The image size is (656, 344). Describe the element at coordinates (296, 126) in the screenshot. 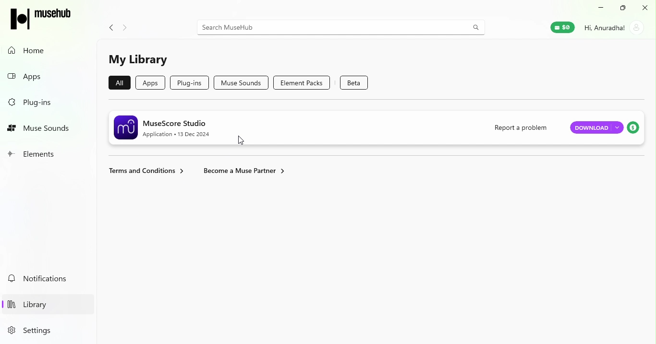

I see `MuseScore studio app` at that location.